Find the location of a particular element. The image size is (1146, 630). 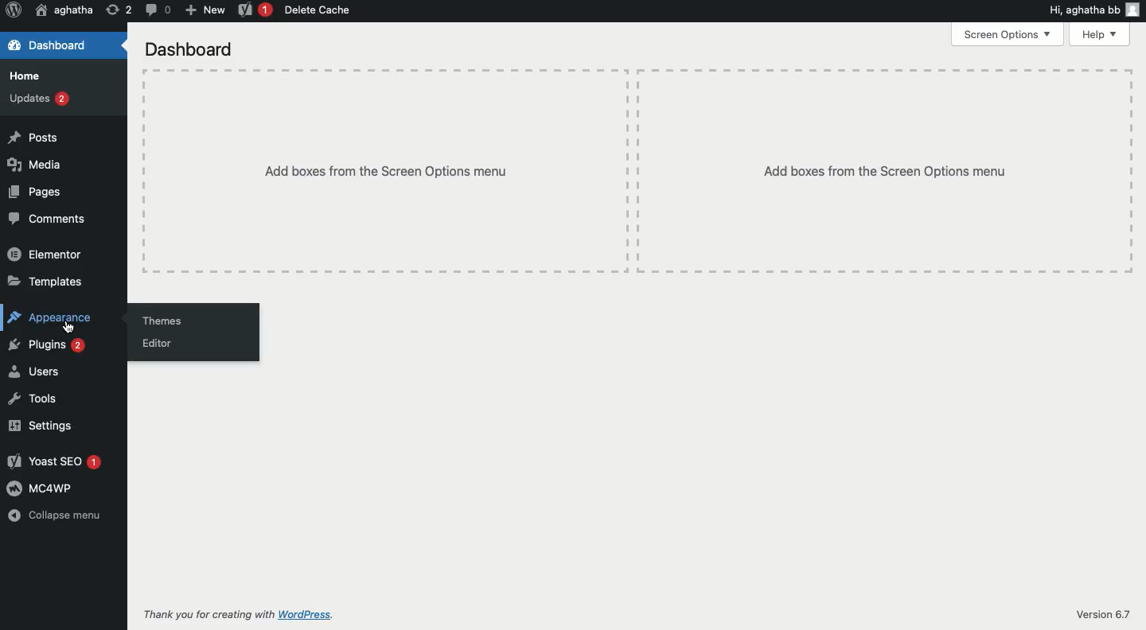

Home is located at coordinates (29, 77).